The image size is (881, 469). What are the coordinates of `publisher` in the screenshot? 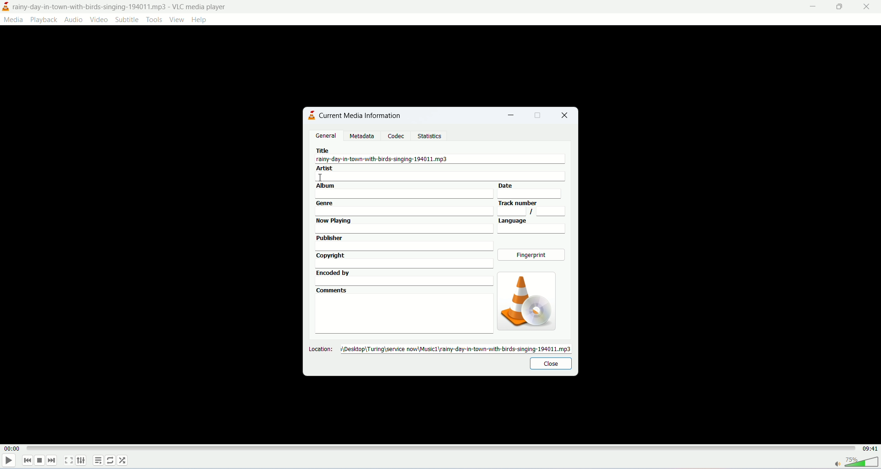 It's located at (403, 242).